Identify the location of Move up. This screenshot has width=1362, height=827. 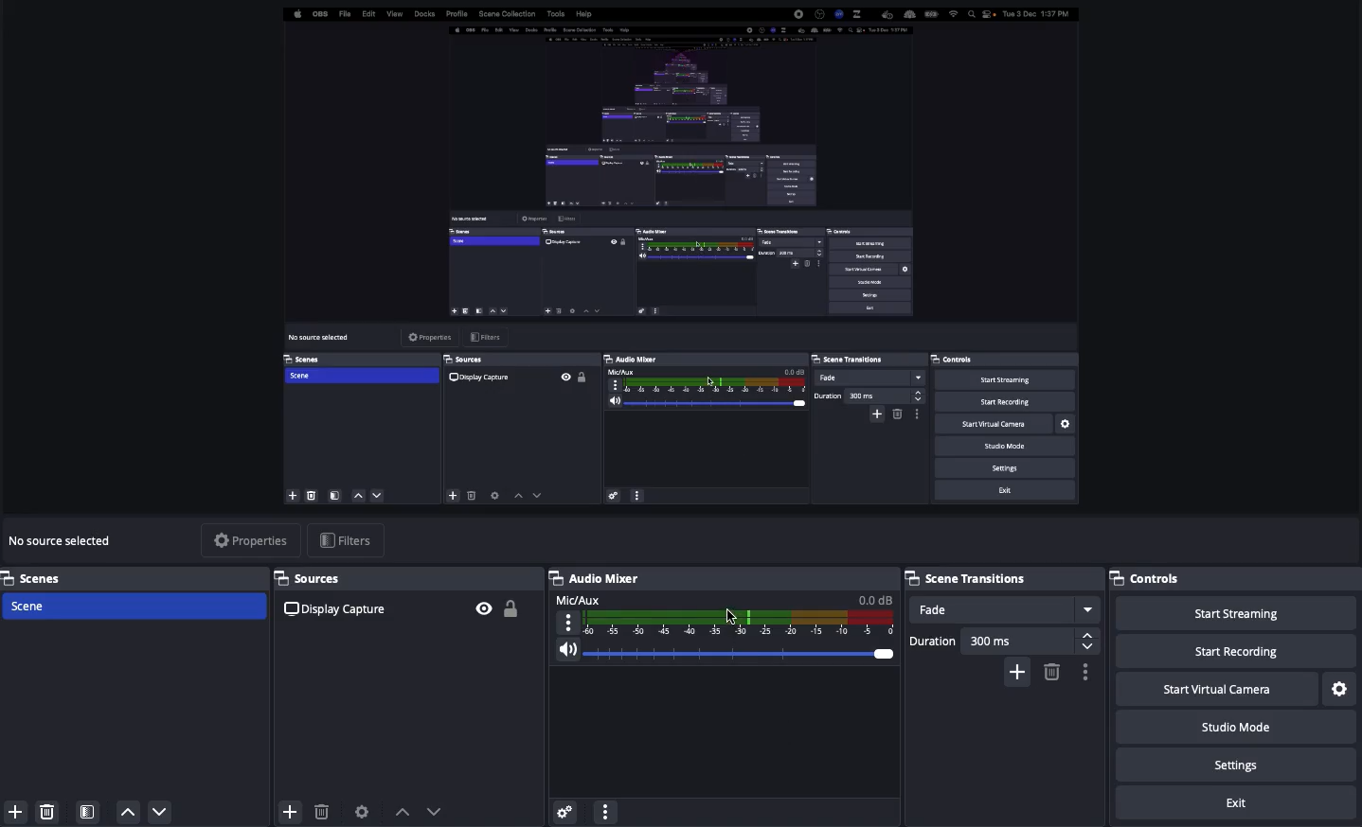
(403, 811).